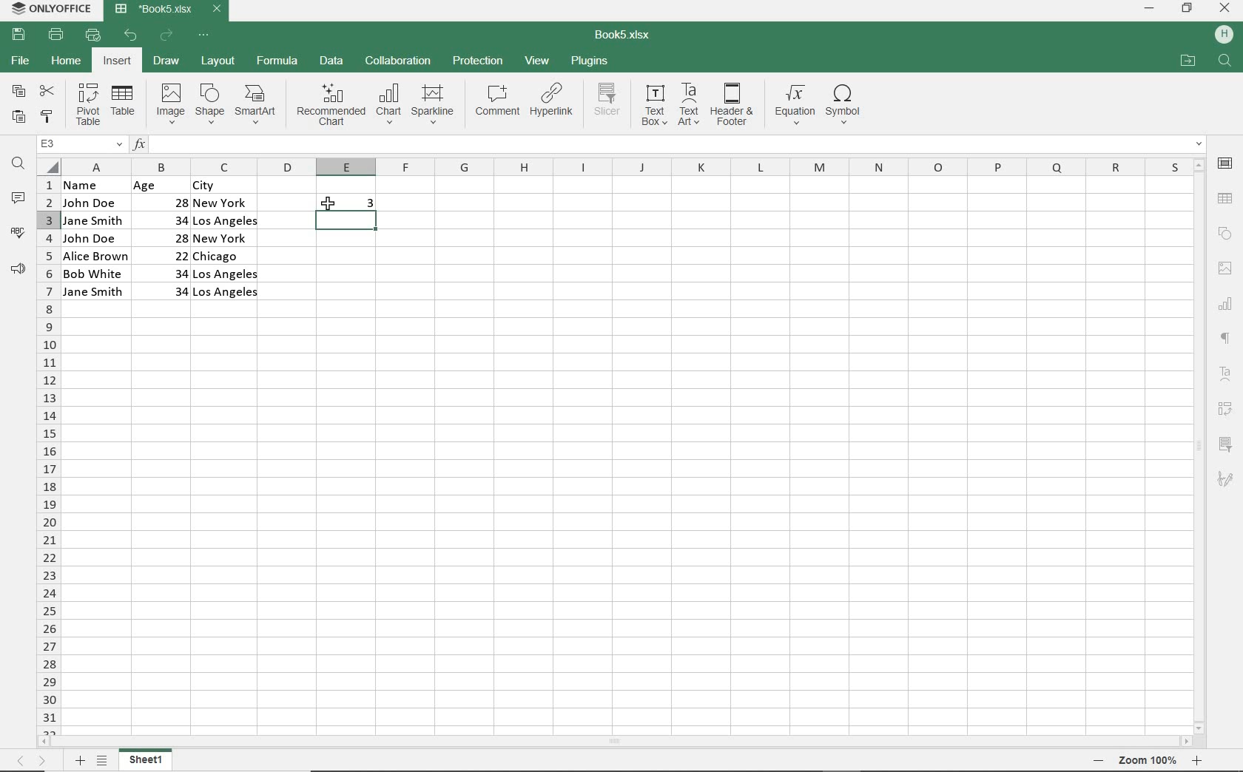 The height and width of the screenshot is (772, 1243). What do you see at coordinates (225, 223) in the screenshot?
I see `Los Angeles` at bounding box center [225, 223].